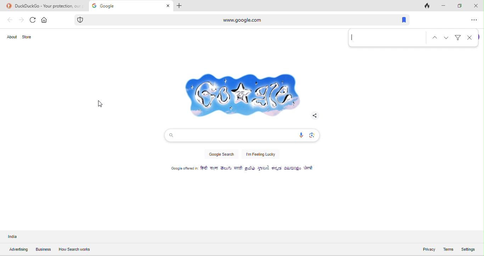 The image size is (484, 256). What do you see at coordinates (435, 37) in the screenshot?
I see `Navigate Up` at bounding box center [435, 37].